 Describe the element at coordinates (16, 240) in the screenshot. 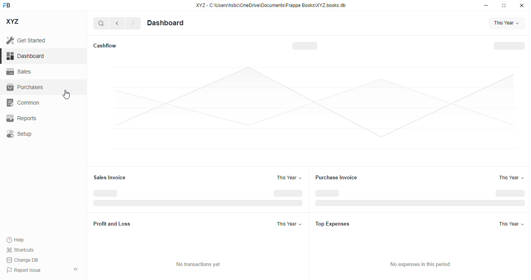

I see `help` at that location.